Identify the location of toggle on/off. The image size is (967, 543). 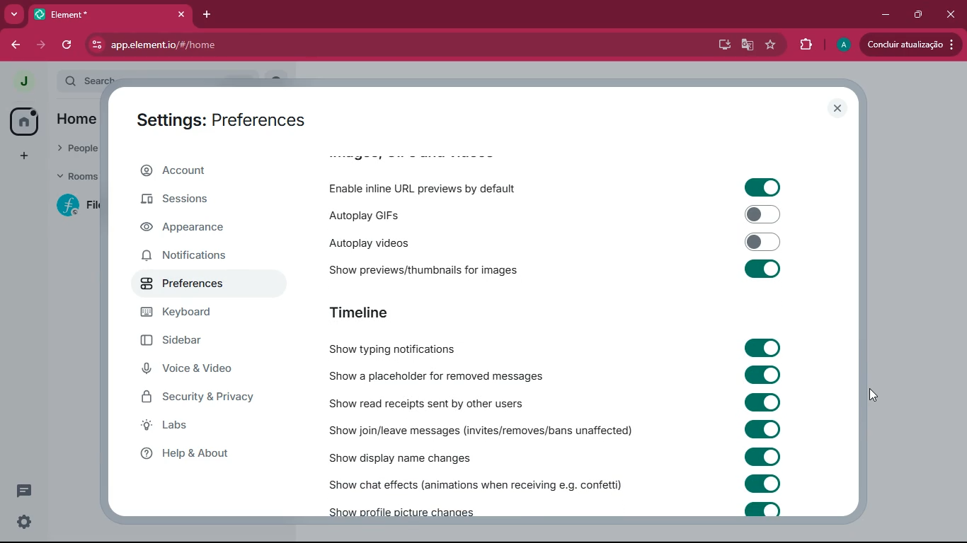
(762, 402).